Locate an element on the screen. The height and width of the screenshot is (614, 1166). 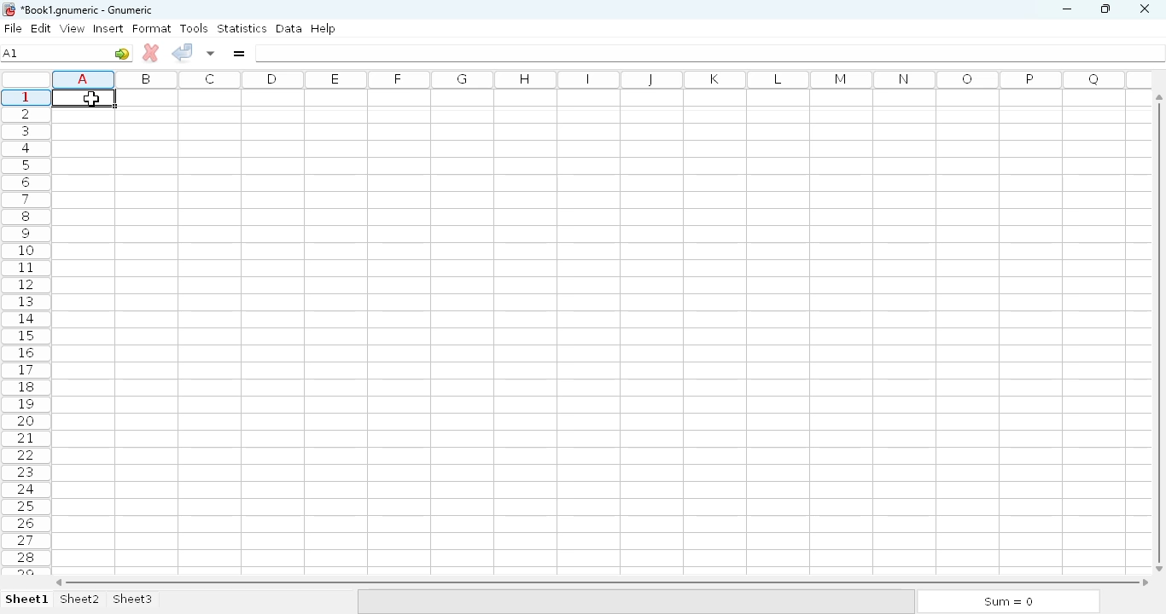
title is located at coordinates (88, 10).